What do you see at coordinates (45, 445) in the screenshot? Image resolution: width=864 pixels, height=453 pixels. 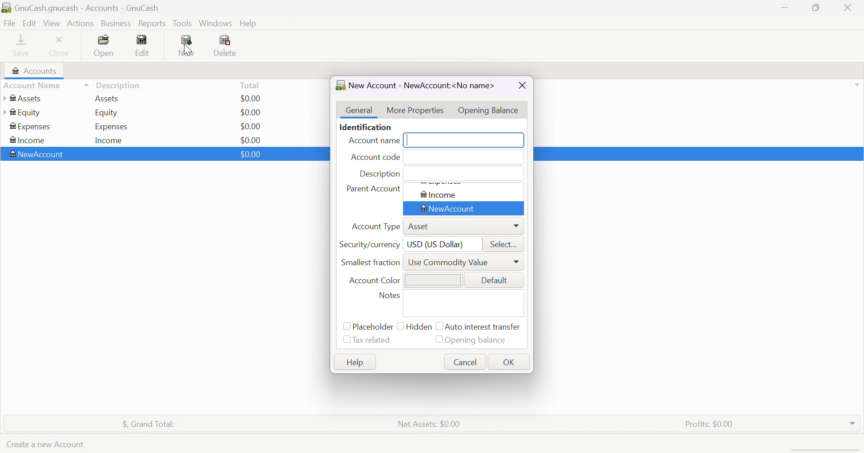 I see `Create a new Account` at bounding box center [45, 445].